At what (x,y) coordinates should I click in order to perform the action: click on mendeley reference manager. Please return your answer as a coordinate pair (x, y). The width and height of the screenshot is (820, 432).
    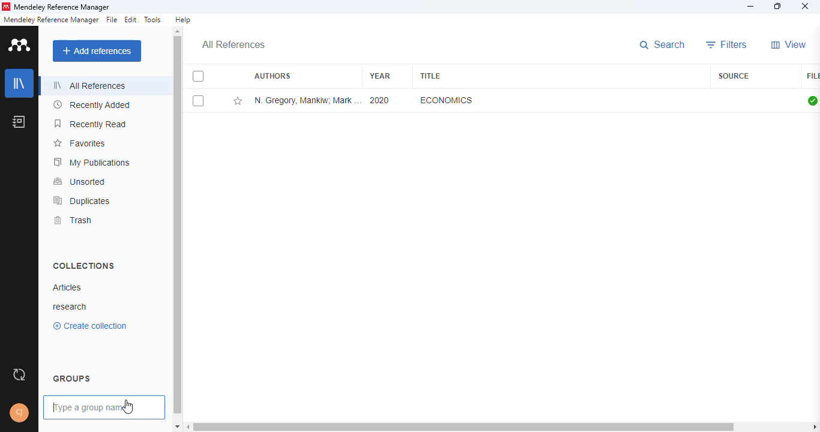
    Looking at the image, I should click on (62, 7).